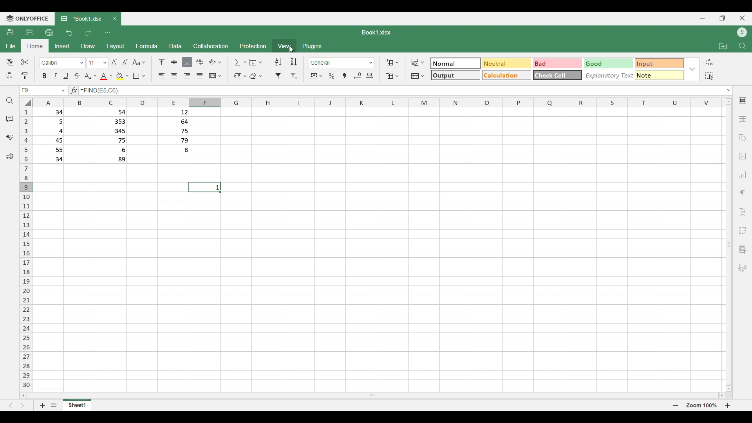 The image size is (752, 423). I want to click on Calculation cell, so click(507, 75).